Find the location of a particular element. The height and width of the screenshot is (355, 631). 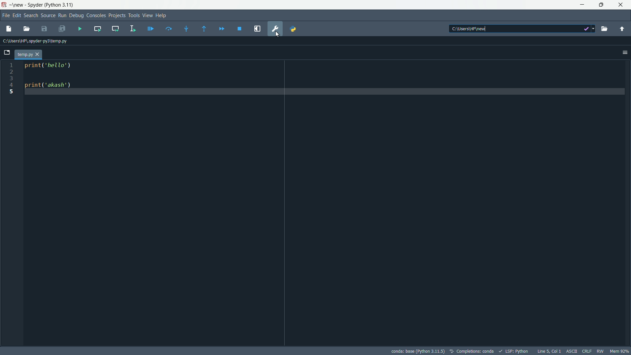

minimize is located at coordinates (582, 5).